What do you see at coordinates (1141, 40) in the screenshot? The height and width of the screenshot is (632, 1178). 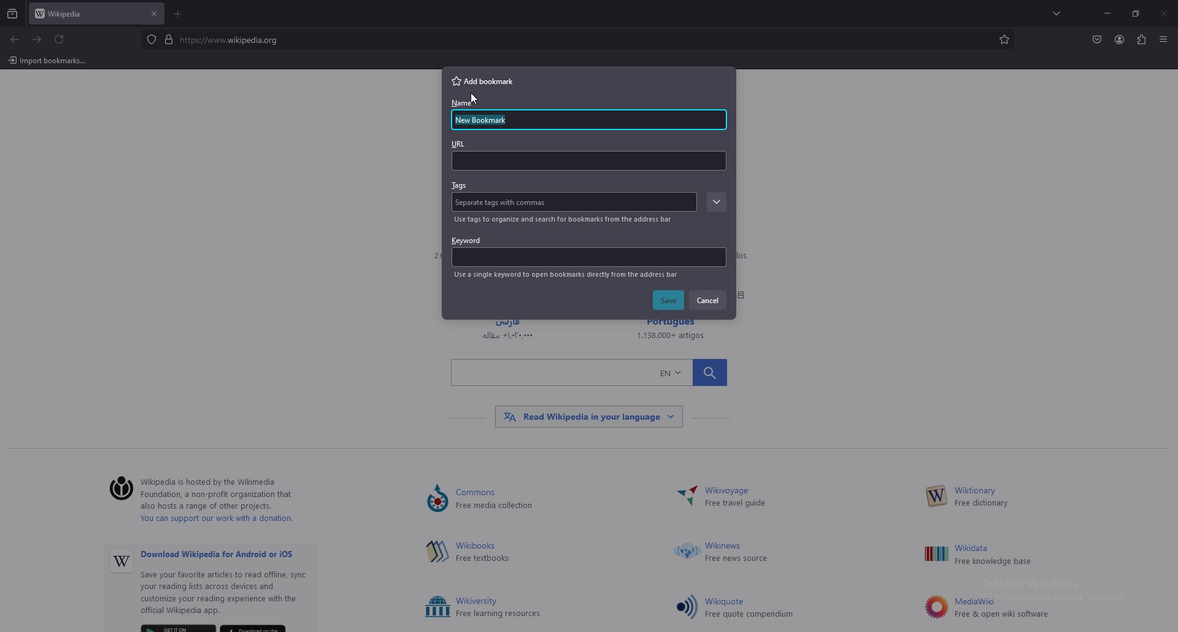 I see `extensions` at bounding box center [1141, 40].